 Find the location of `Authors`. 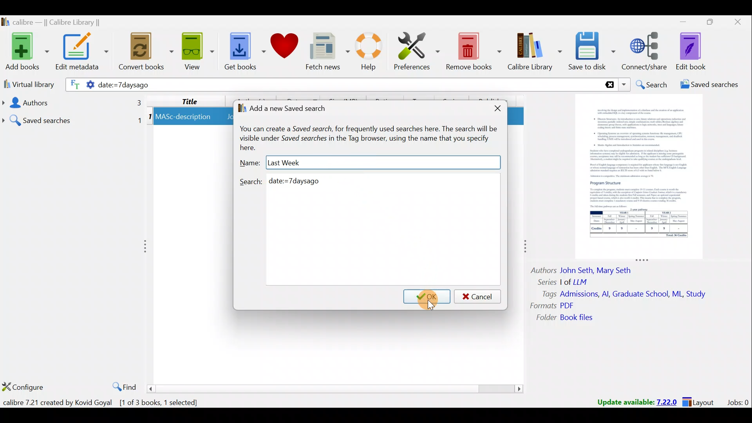

Authors is located at coordinates (71, 103).